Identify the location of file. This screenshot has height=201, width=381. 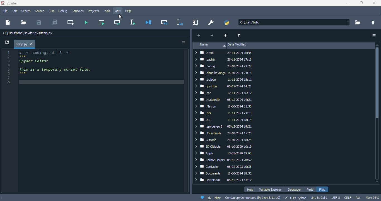
(4, 11).